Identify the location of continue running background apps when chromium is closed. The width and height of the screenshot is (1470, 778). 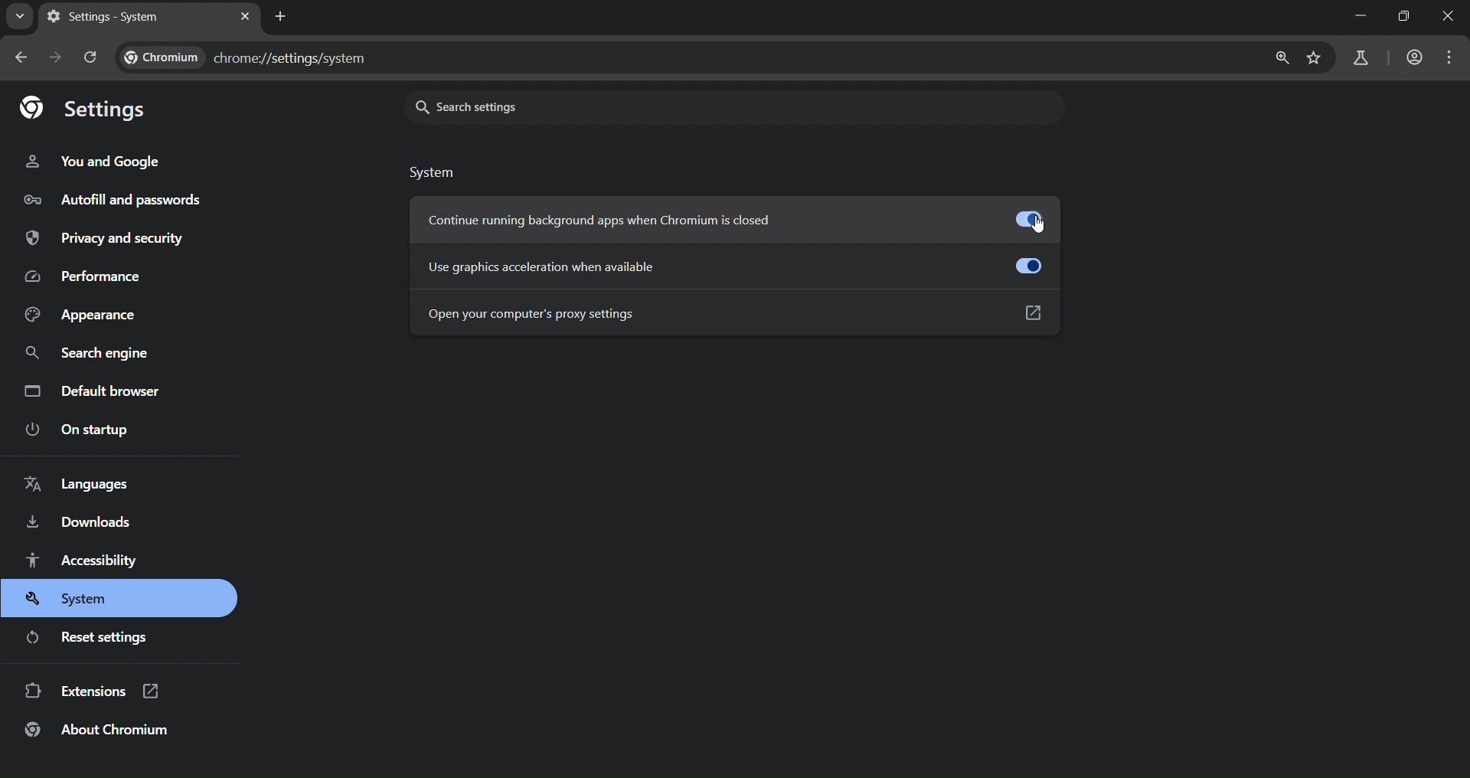
(740, 222).